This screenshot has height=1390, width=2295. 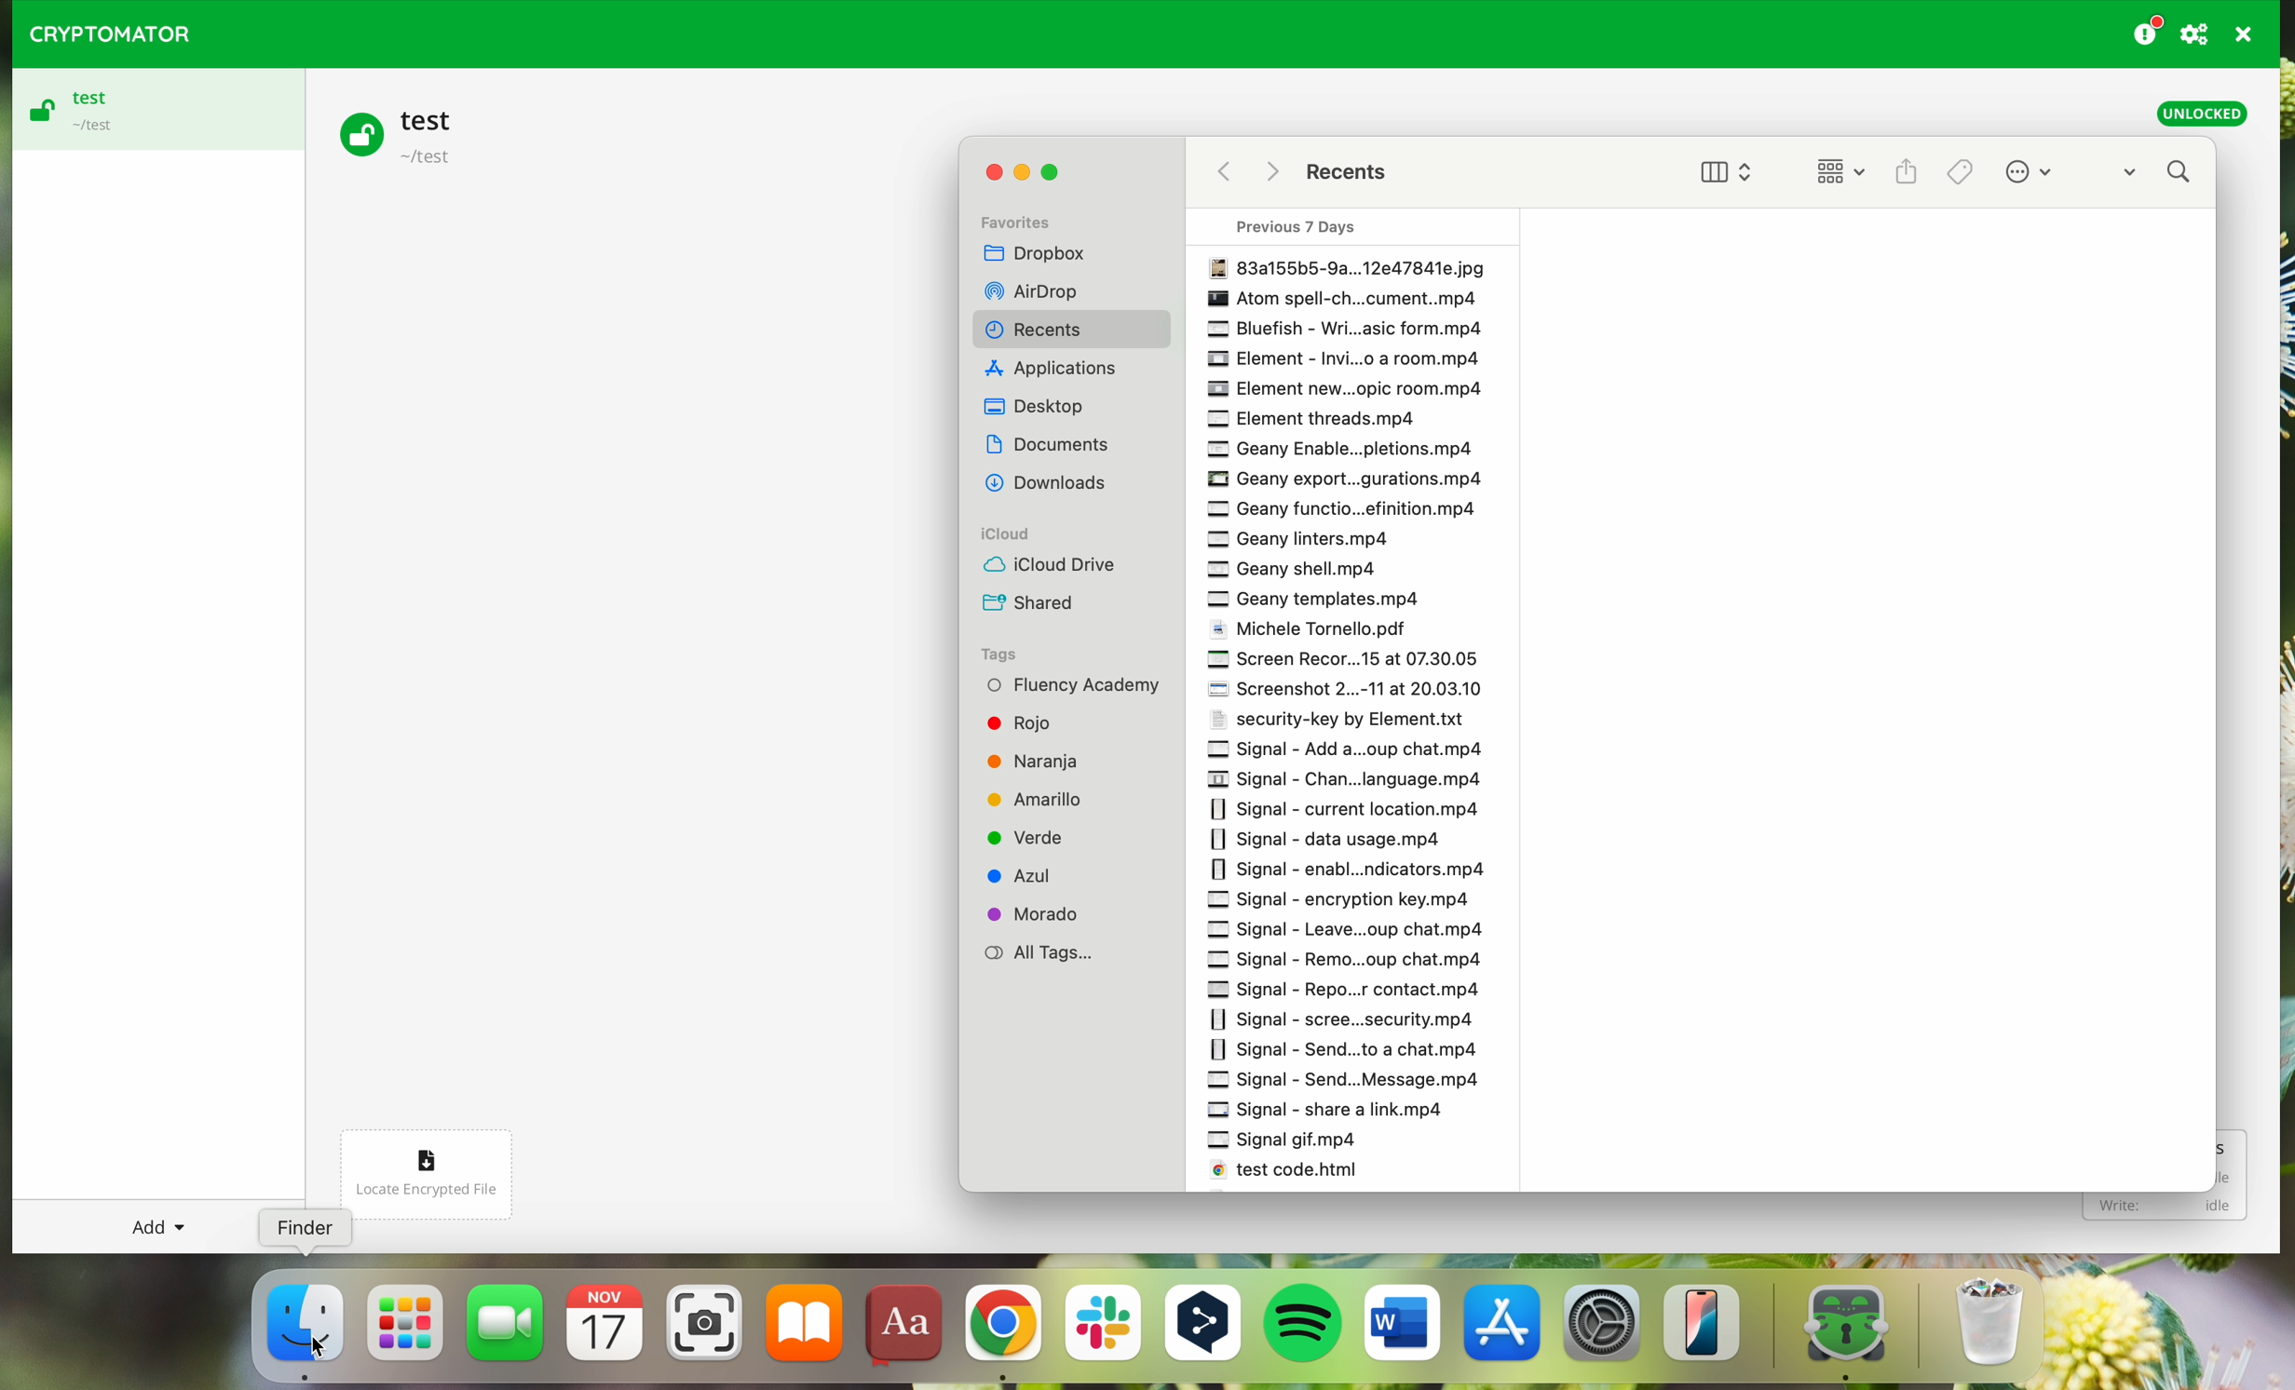 What do you see at coordinates (1833, 1329) in the screenshot?
I see `cryptomator app` at bounding box center [1833, 1329].